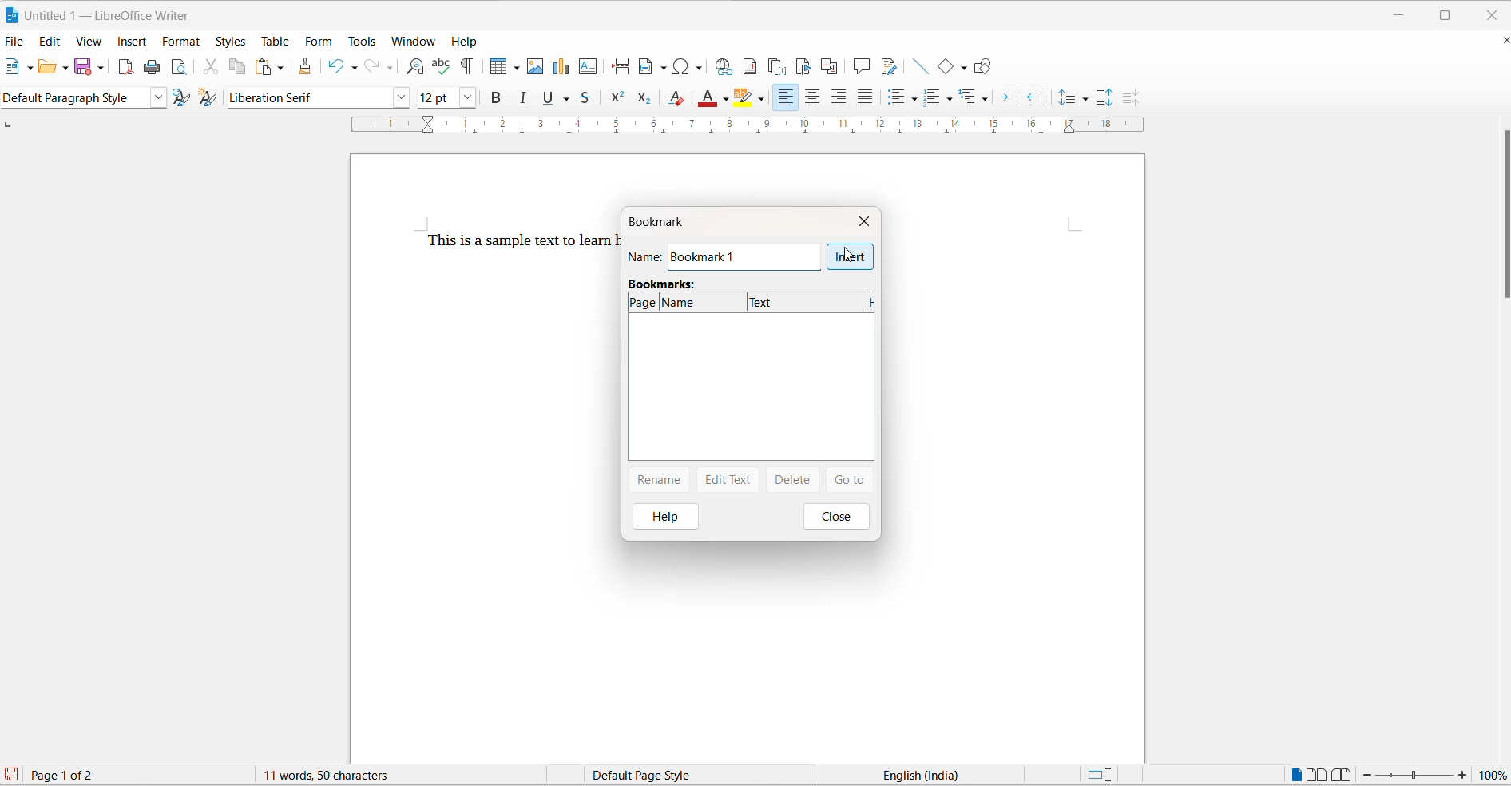 The height and width of the screenshot is (786, 1511). I want to click on insert footnote, so click(751, 66).